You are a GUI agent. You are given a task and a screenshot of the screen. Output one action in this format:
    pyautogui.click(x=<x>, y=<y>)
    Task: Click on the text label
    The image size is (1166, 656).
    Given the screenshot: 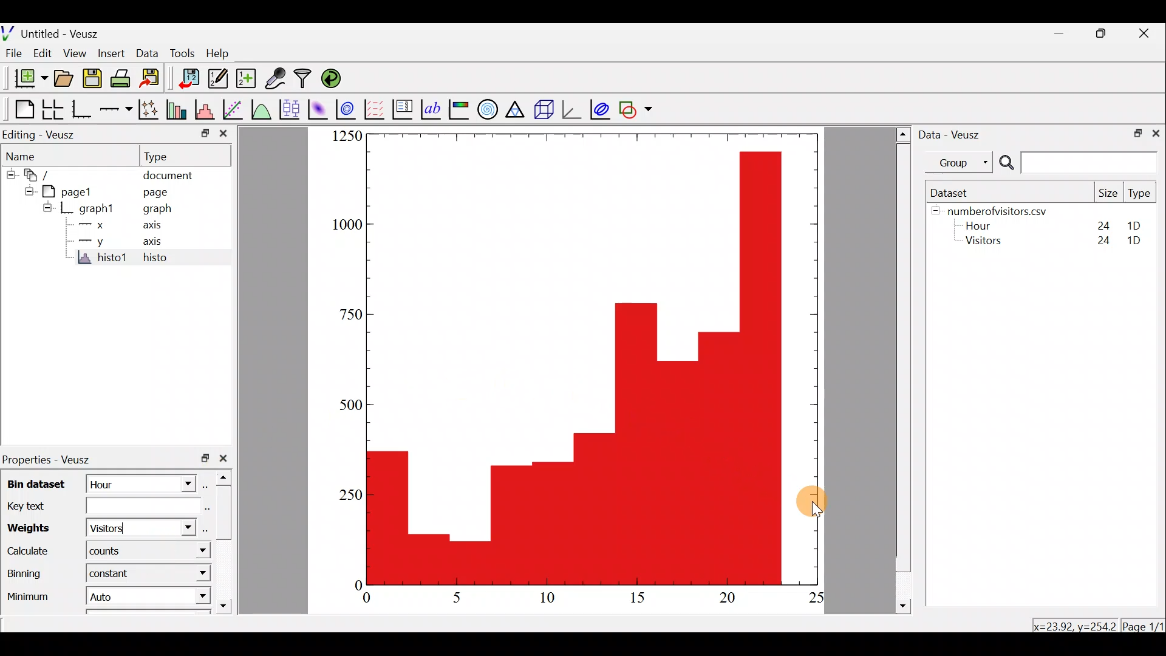 What is the action you would take?
    pyautogui.click(x=431, y=109)
    